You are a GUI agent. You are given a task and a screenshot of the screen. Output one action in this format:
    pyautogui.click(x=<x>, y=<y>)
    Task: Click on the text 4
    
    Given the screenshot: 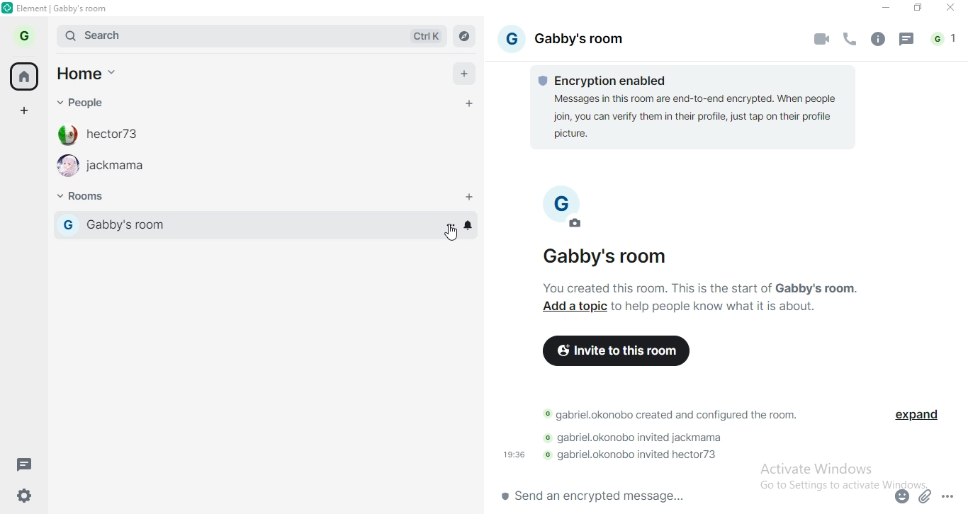 What is the action you would take?
    pyautogui.click(x=639, y=464)
    